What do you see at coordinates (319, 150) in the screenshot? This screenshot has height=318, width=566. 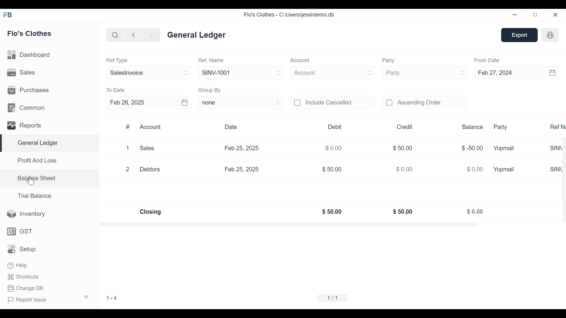 I see `1 Sales Feb 25, 2025 $0.00 $50.00 $-50.00  Yopmail` at bounding box center [319, 150].